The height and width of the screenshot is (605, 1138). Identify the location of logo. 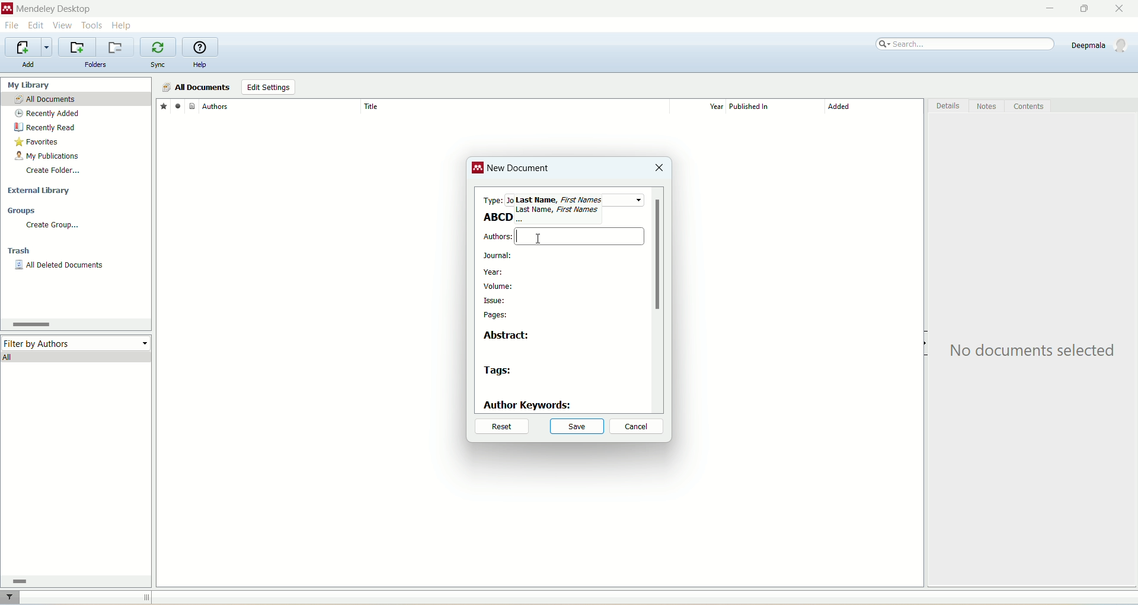
(478, 169).